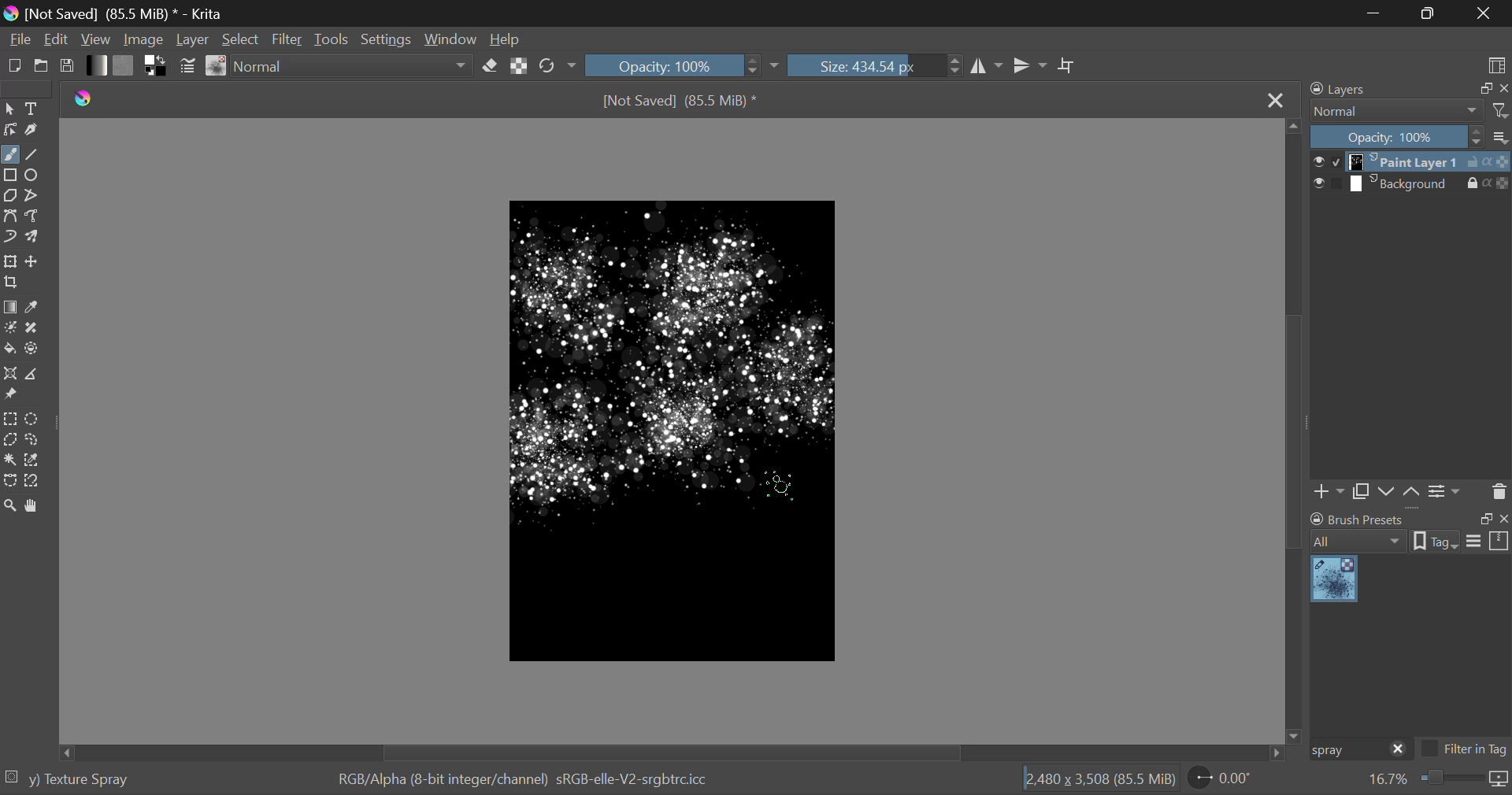 The height and width of the screenshot is (795, 1512). What do you see at coordinates (10, 420) in the screenshot?
I see `Rectangular Selection` at bounding box center [10, 420].